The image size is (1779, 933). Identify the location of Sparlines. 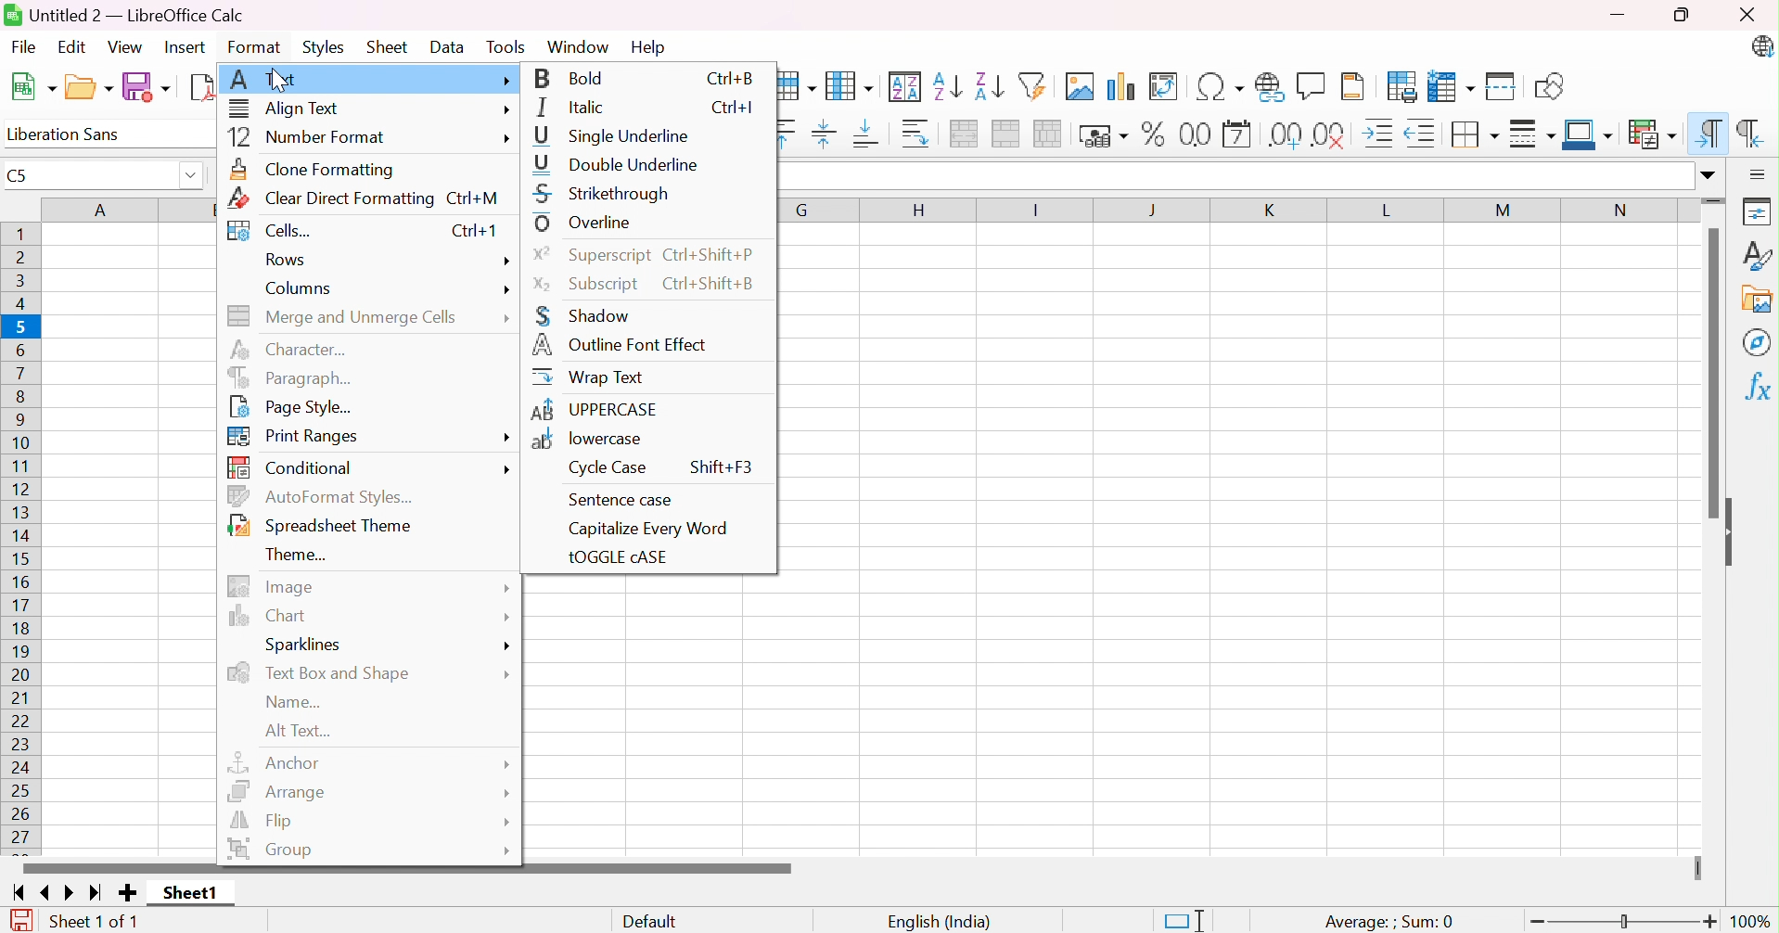
(310, 645).